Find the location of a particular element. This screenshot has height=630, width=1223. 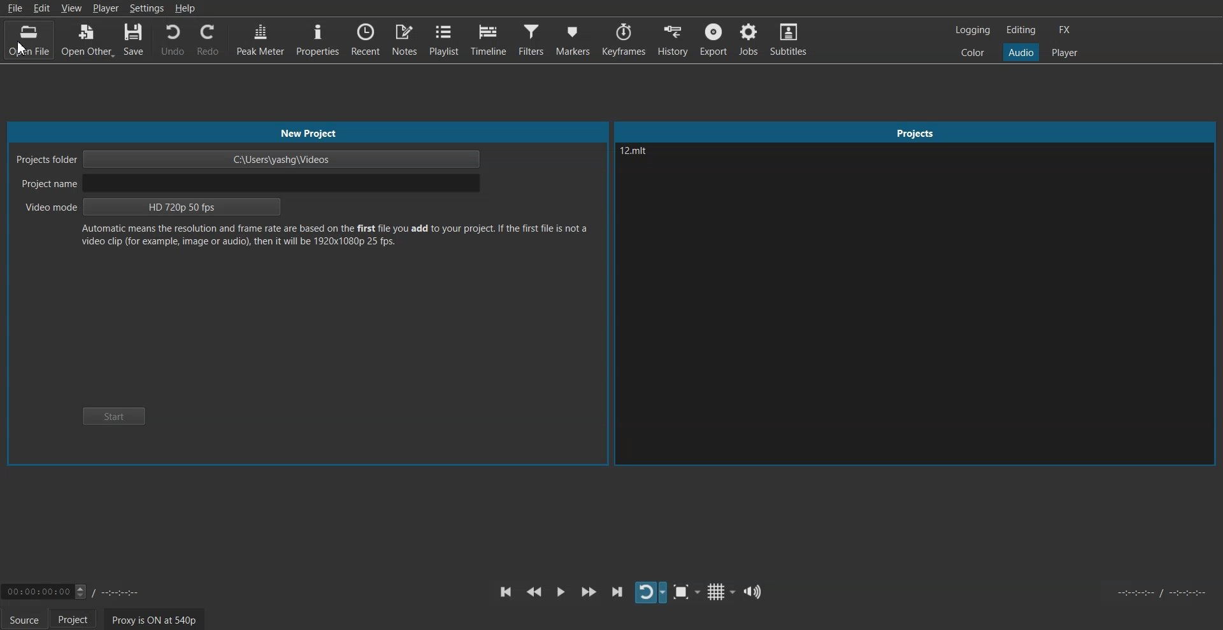

Markers is located at coordinates (573, 39).